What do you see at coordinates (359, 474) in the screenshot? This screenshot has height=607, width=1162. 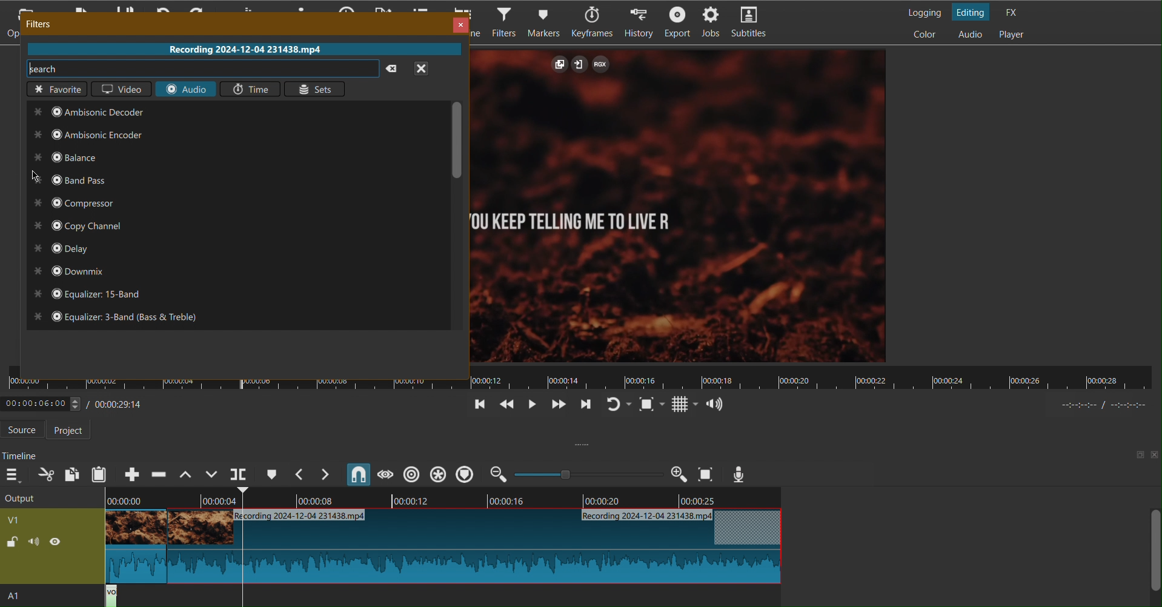 I see `Snap` at bounding box center [359, 474].